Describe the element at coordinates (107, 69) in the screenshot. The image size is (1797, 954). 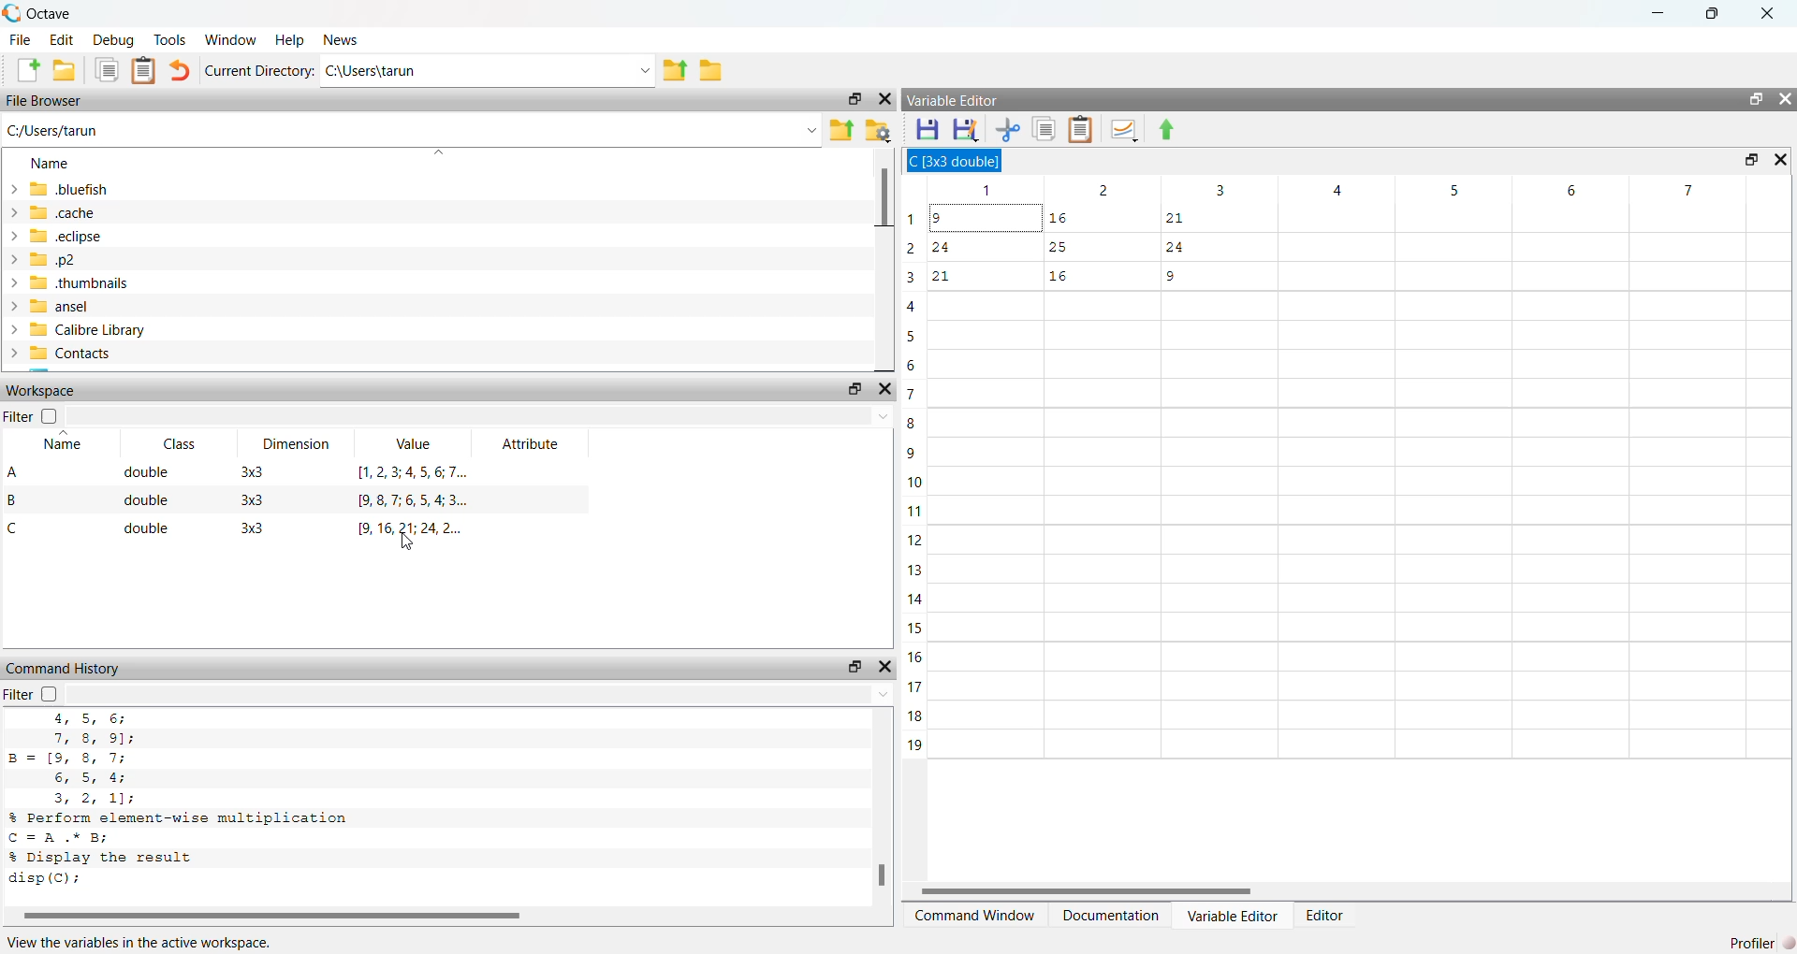
I see `Documents` at that location.